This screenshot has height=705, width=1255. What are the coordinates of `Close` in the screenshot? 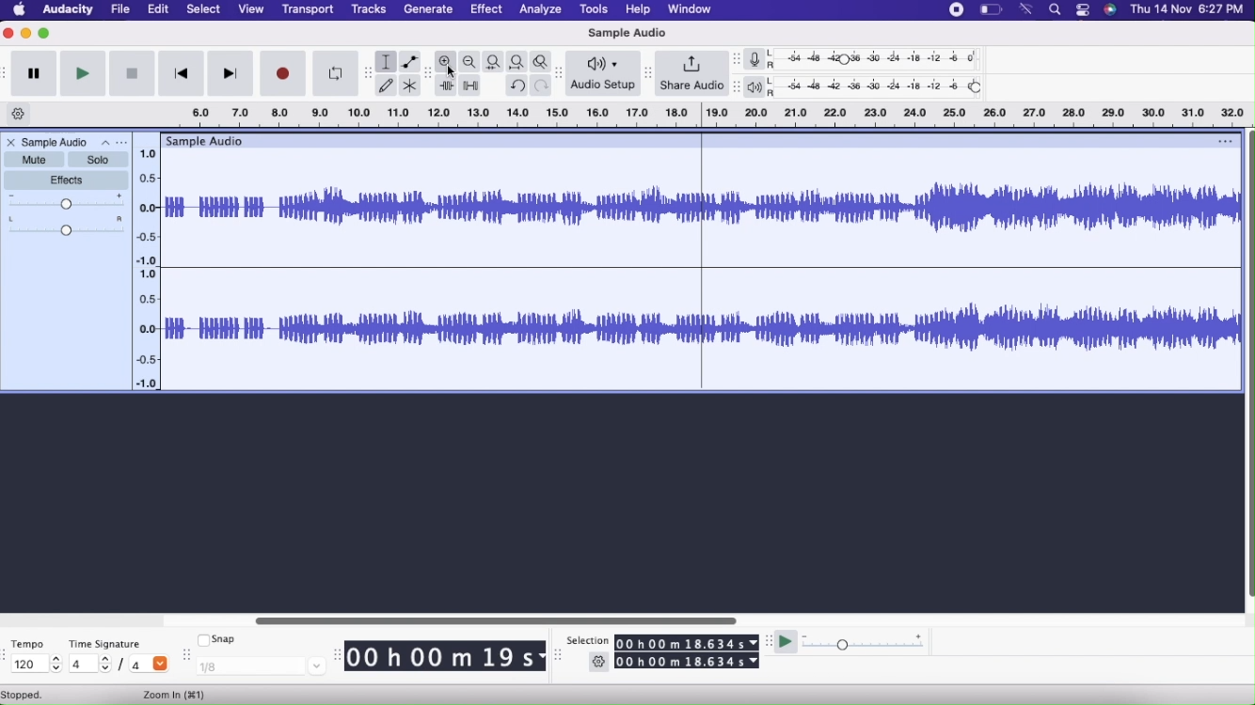 It's located at (9, 142).